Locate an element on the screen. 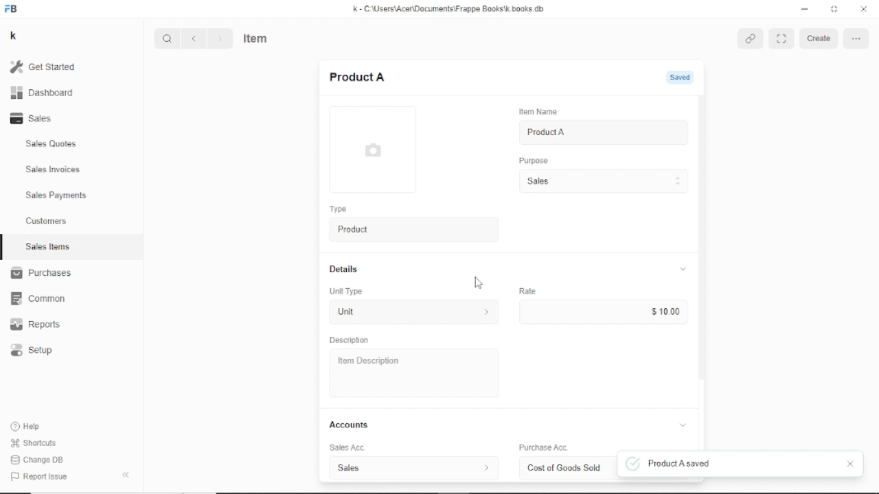  Product is located at coordinates (411, 230).